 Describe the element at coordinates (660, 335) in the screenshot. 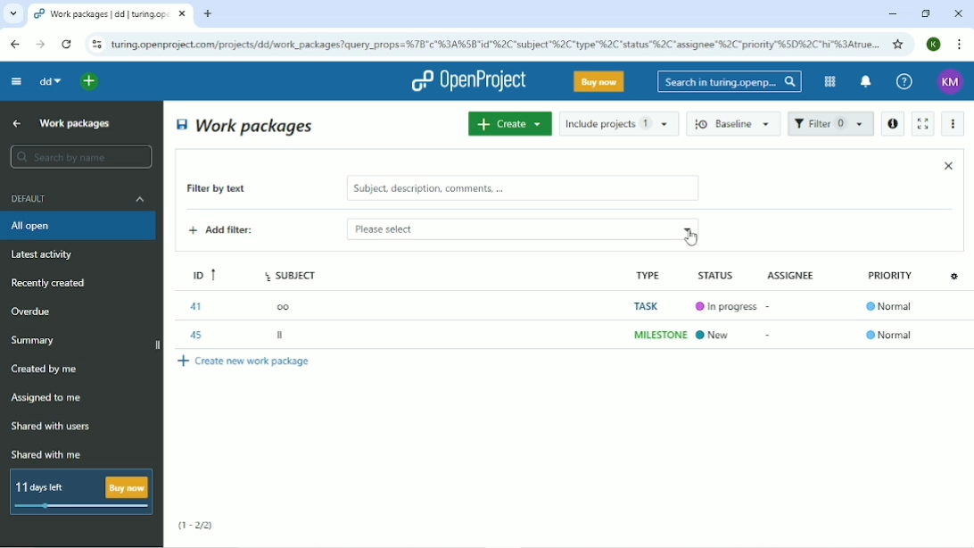

I see `Milestone` at that location.